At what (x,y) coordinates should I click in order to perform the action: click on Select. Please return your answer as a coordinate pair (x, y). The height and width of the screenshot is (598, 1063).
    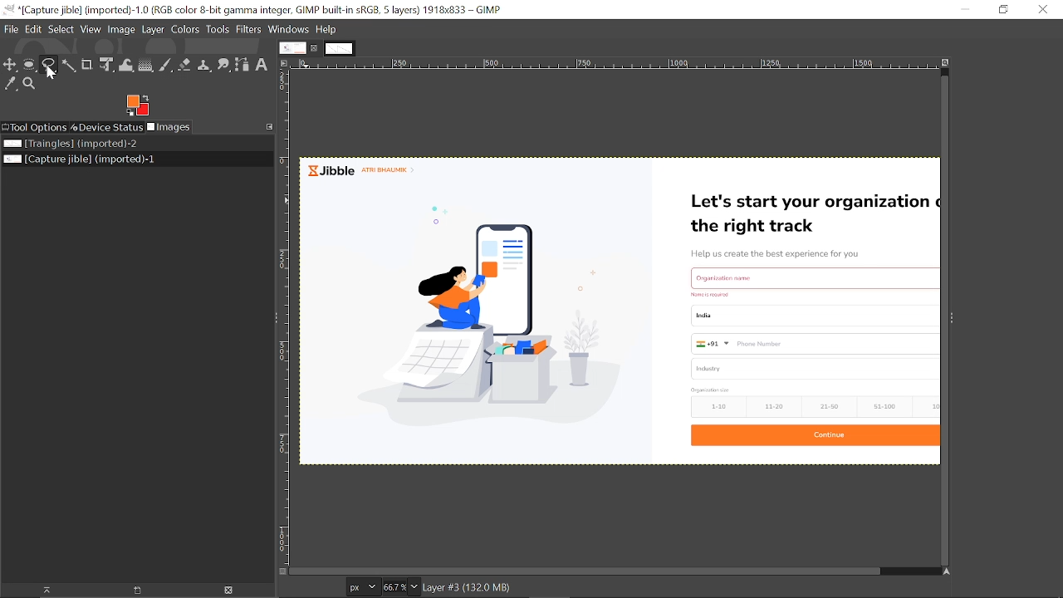
    Looking at the image, I should click on (61, 29).